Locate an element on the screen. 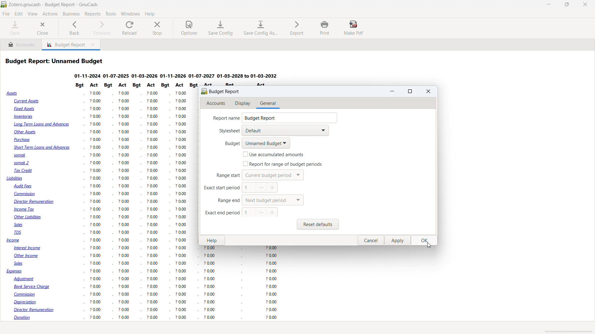 Image resolution: width=595 pixels, height=334 pixels. maximize is located at coordinates (566, 5).